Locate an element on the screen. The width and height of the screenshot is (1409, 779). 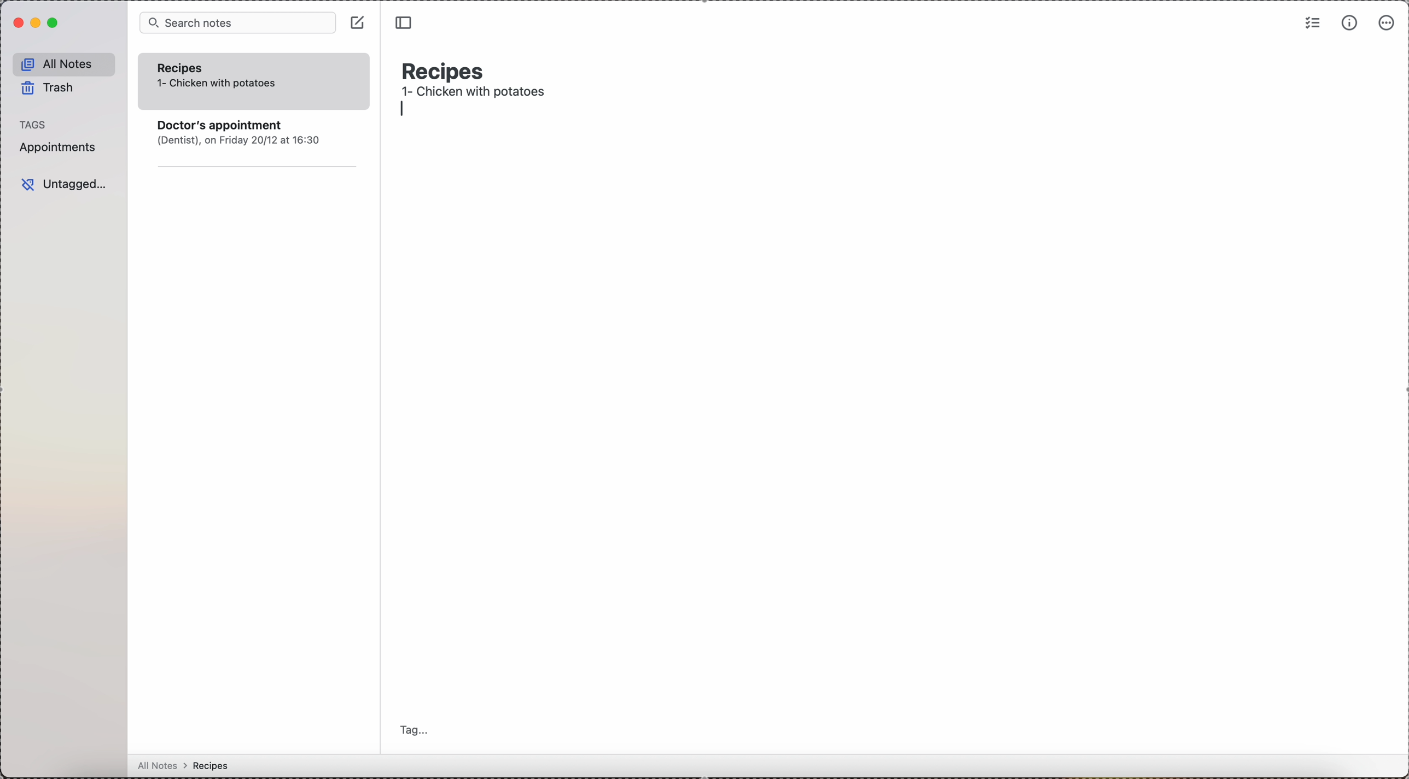
tag is located at coordinates (419, 730).